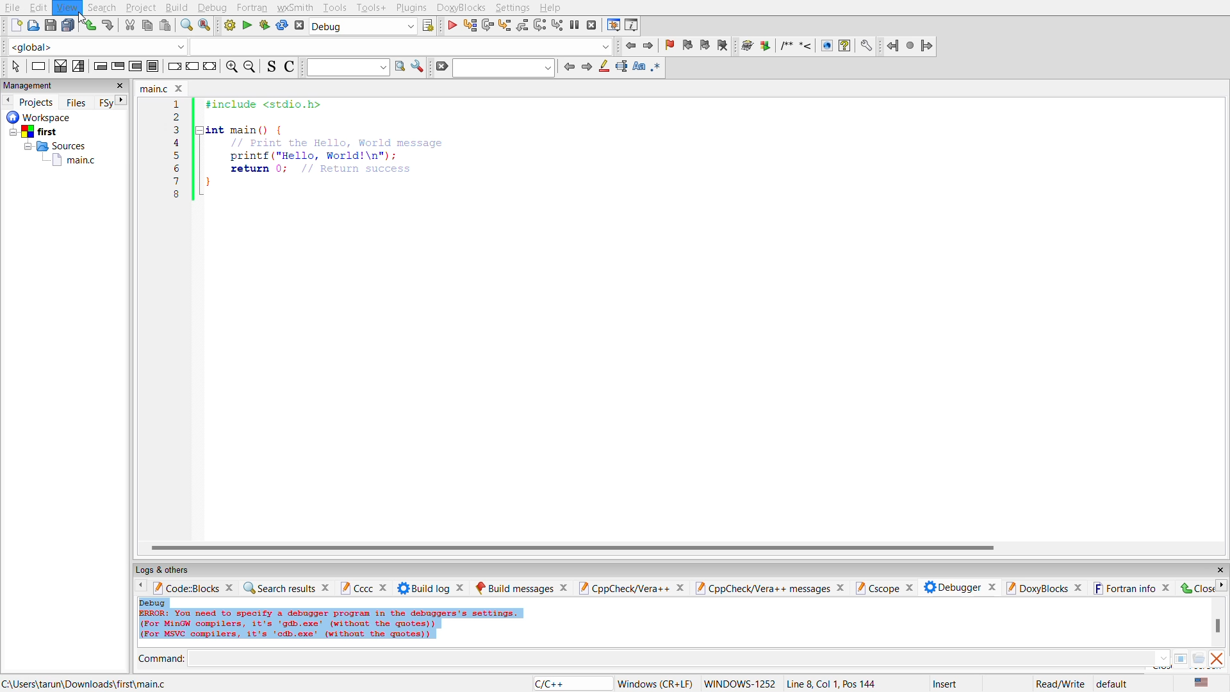  What do you see at coordinates (194, 588) in the screenshot?
I see `codeblocks` at bounding box center [194, 588].